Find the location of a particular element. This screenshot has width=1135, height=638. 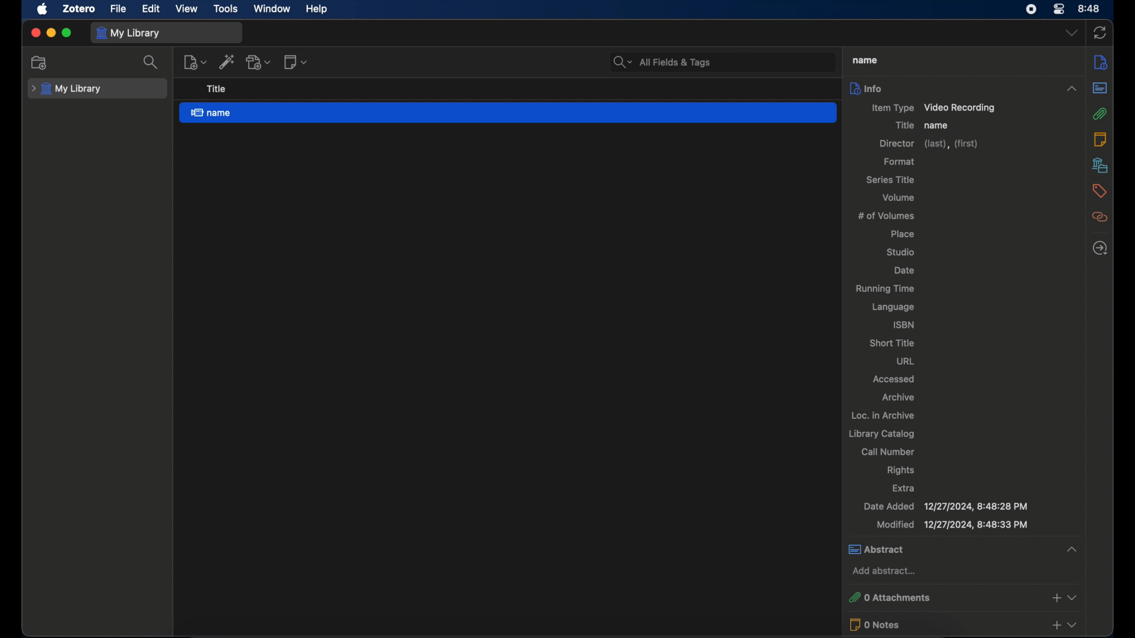

extra is located at coordinates (904, 488).